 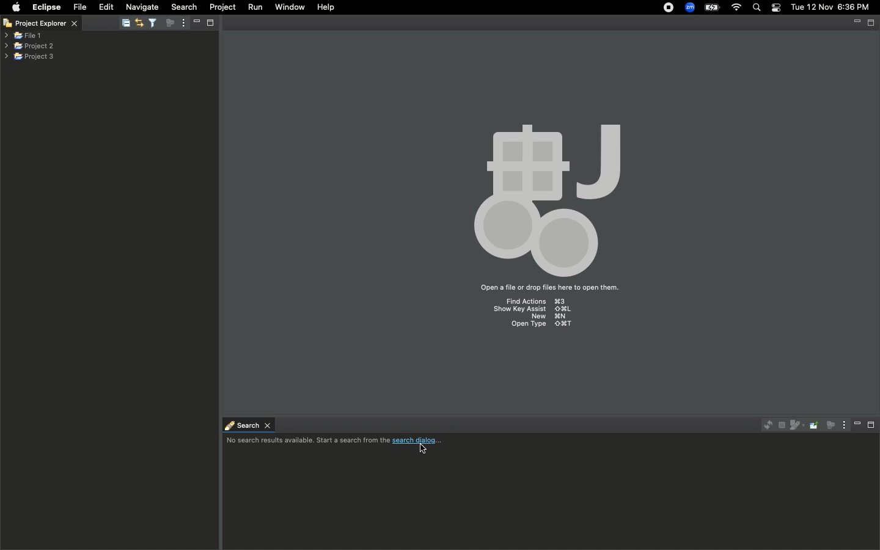 What do you see at coordinates (222, 7) in the screenshot?
I see `Project` at bounding box center [222, 7].